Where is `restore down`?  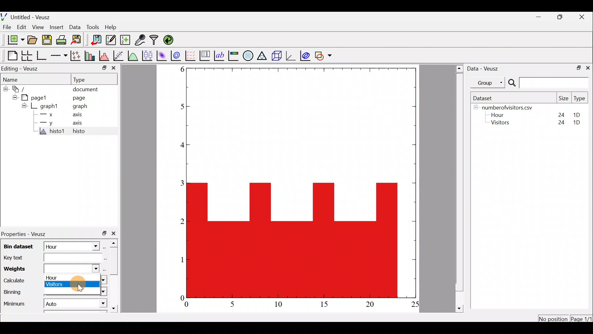 restore down is located at coordinates (103, 233).